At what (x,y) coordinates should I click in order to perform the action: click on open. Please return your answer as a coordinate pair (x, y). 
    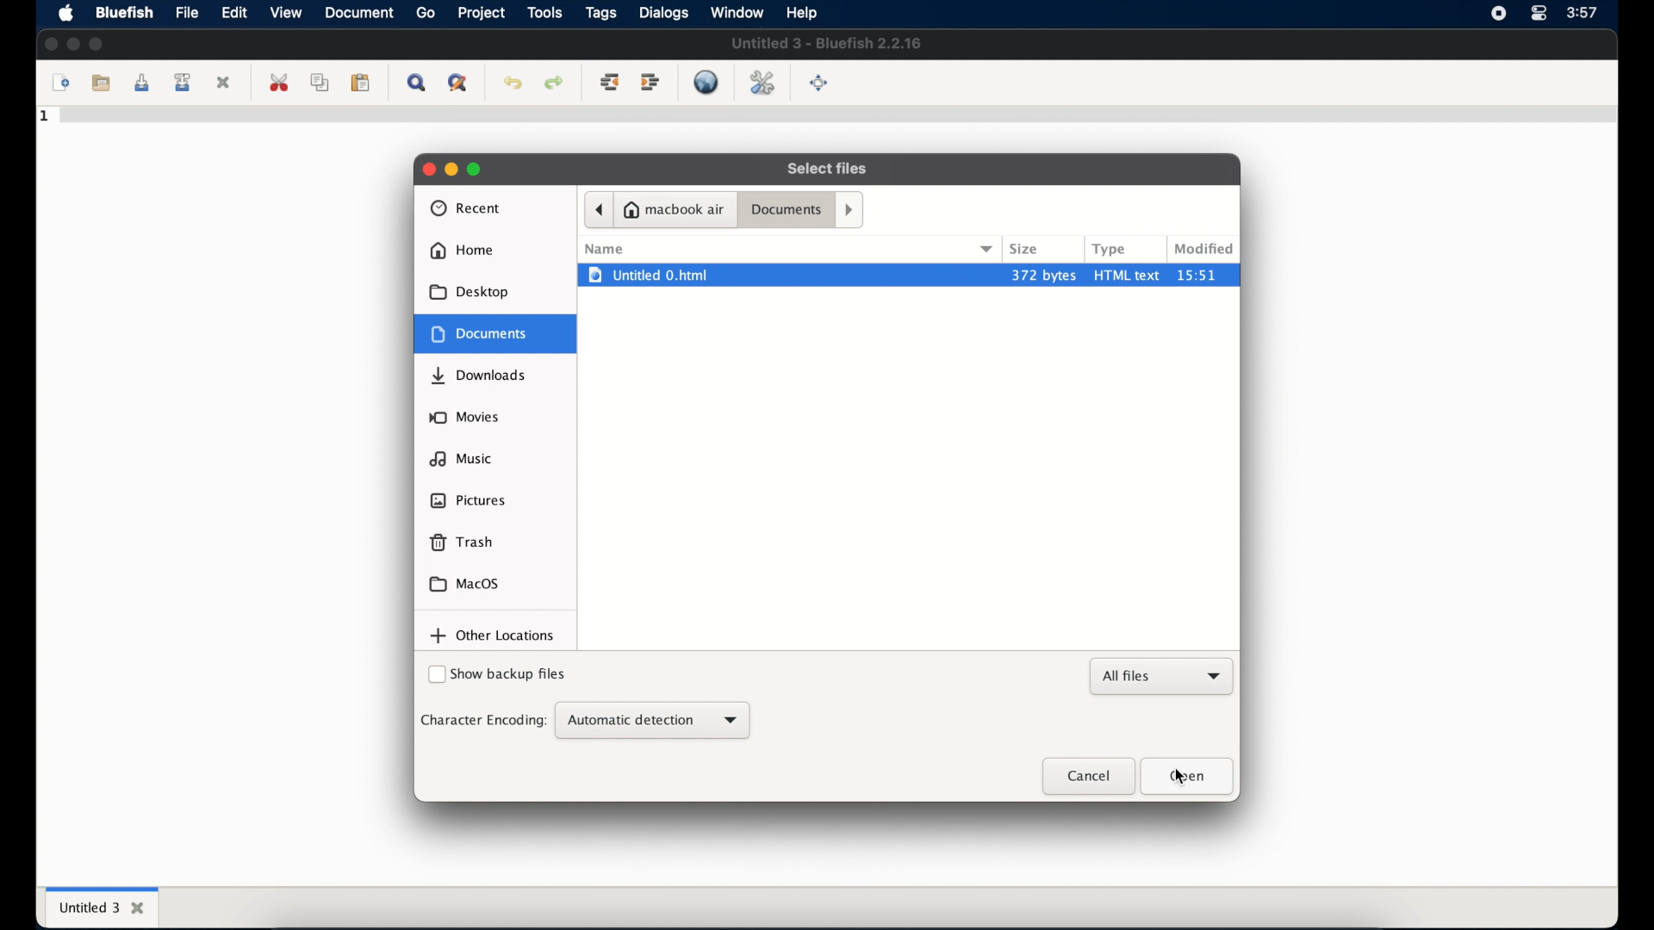
    Looking at the image, I should click on (1188, 776).